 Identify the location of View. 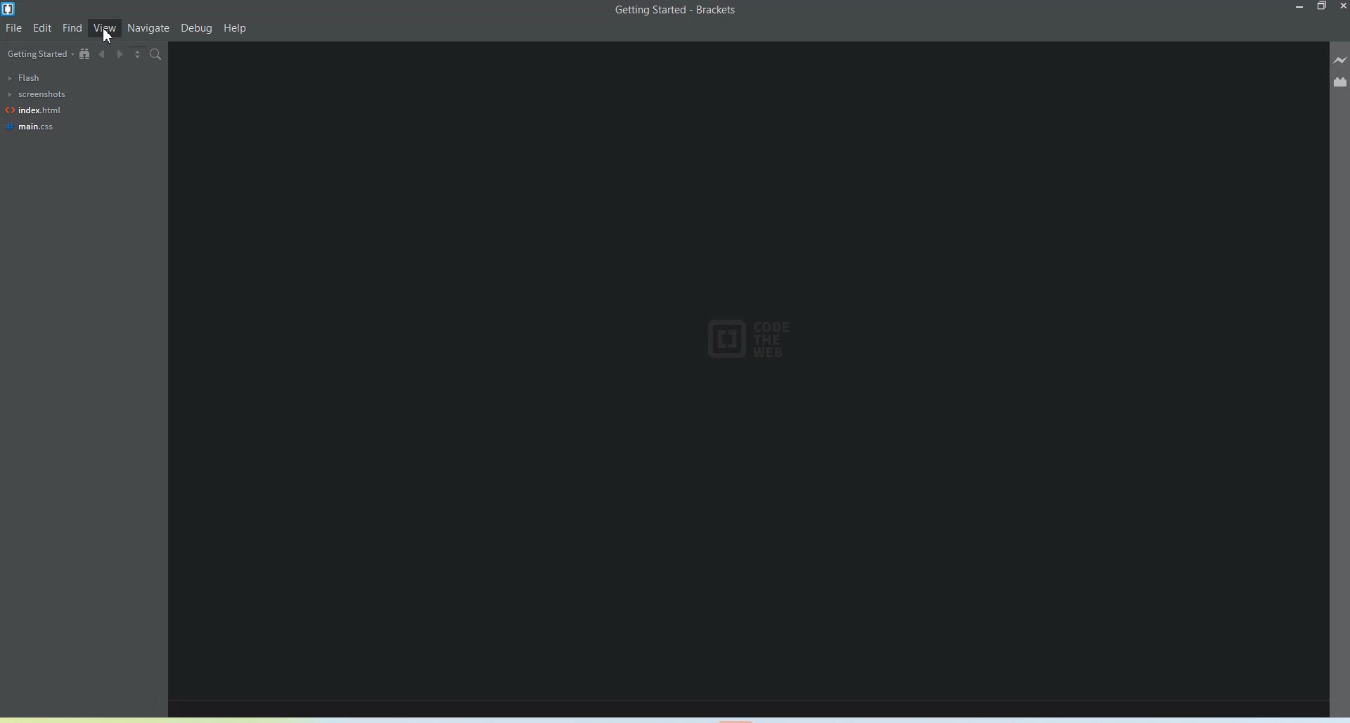
(105, 27).